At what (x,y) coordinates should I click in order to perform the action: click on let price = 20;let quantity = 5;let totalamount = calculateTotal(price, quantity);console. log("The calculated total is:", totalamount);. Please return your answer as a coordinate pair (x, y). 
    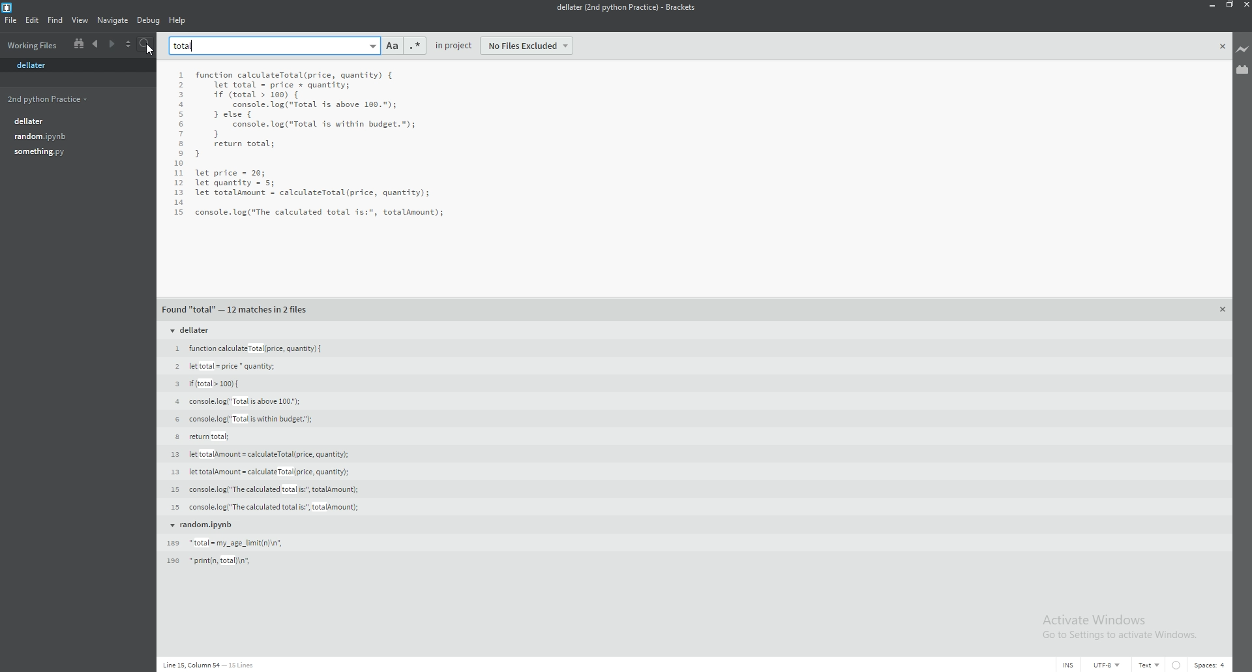
    Looking at the image, I should click on (319, 192).